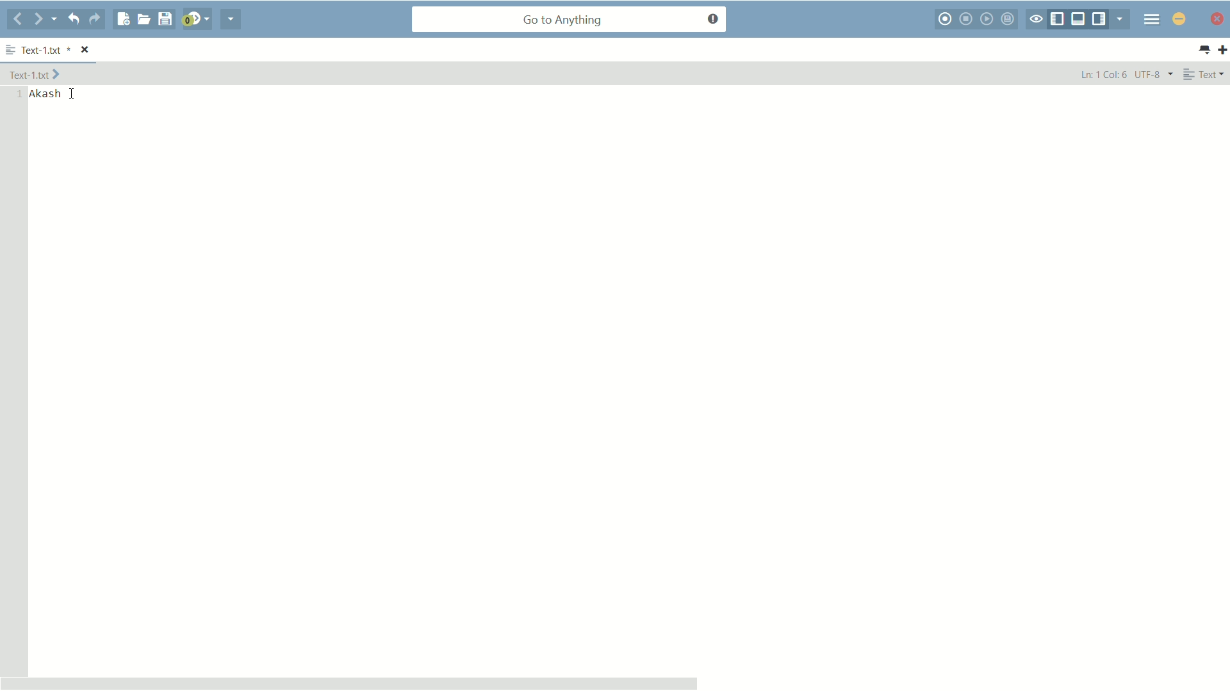 The width and height of the screenshot is (1230, 691). What do you see at coordinates (45, 19) in the screenshot?
I see `forward` at bounding box center [45, 19].